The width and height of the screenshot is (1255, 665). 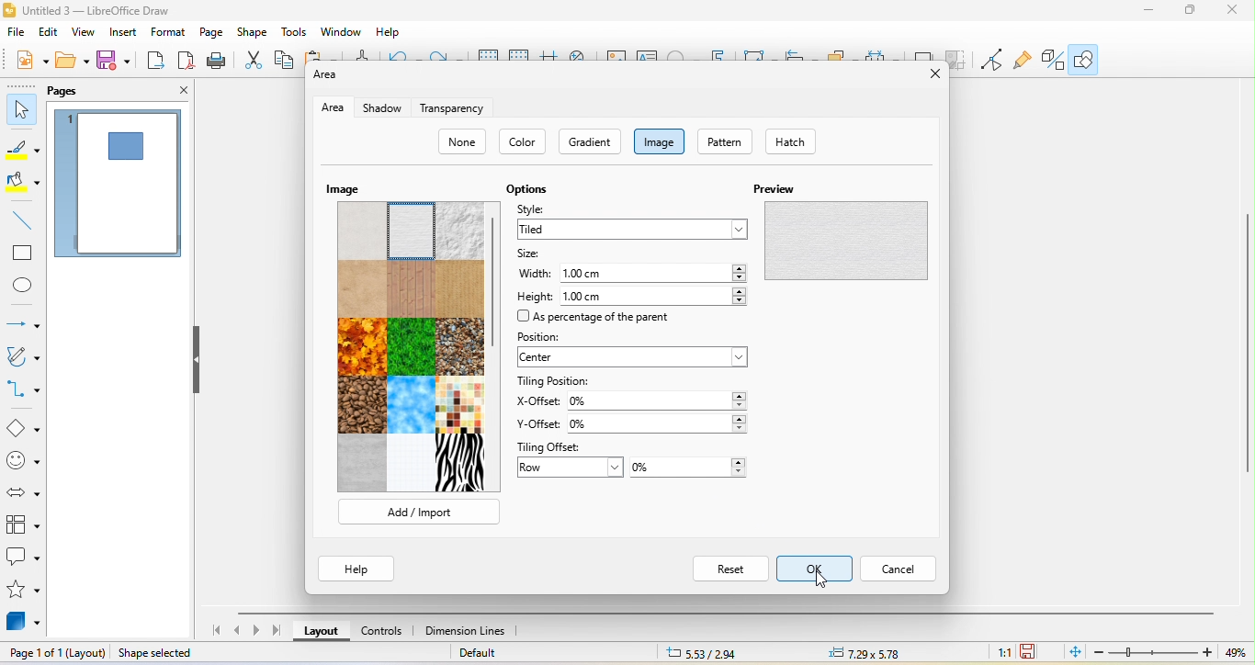 What do you see at coordinates (212, 629) in the screenshot?
I see `first page` at bounding box center [212, 629].